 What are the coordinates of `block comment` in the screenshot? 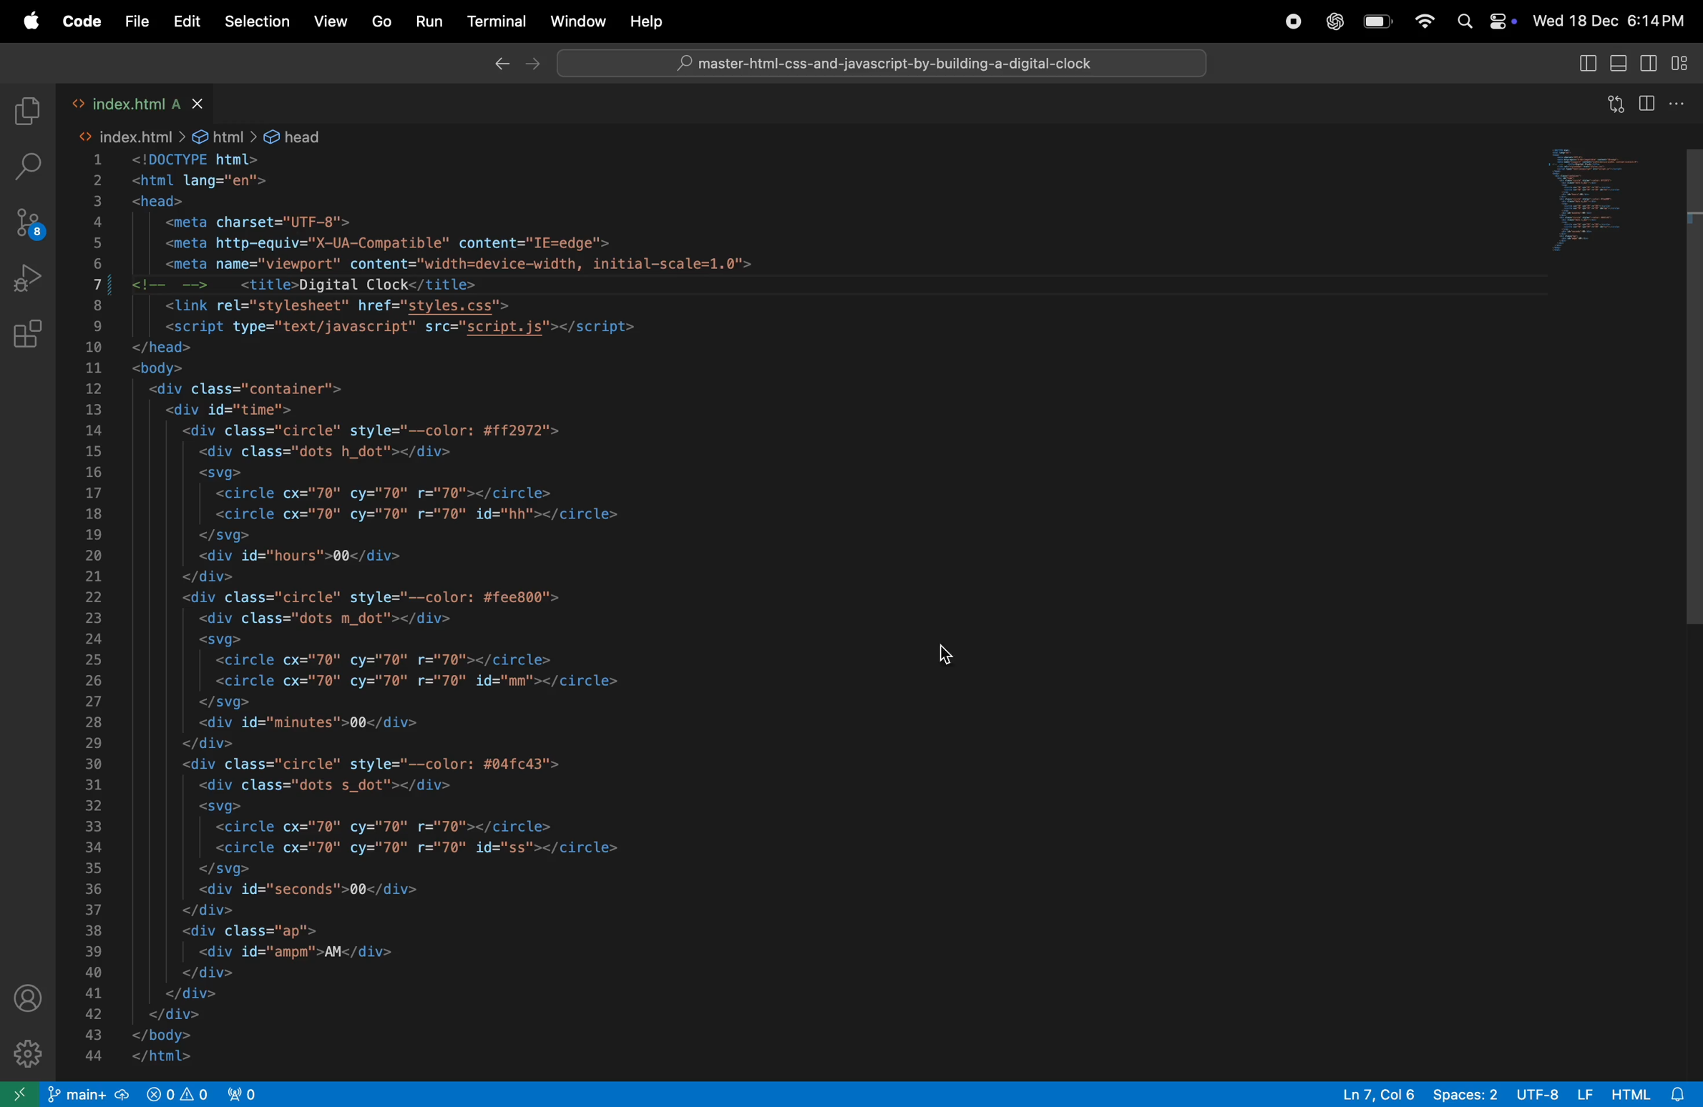 It's located at (179, 285).